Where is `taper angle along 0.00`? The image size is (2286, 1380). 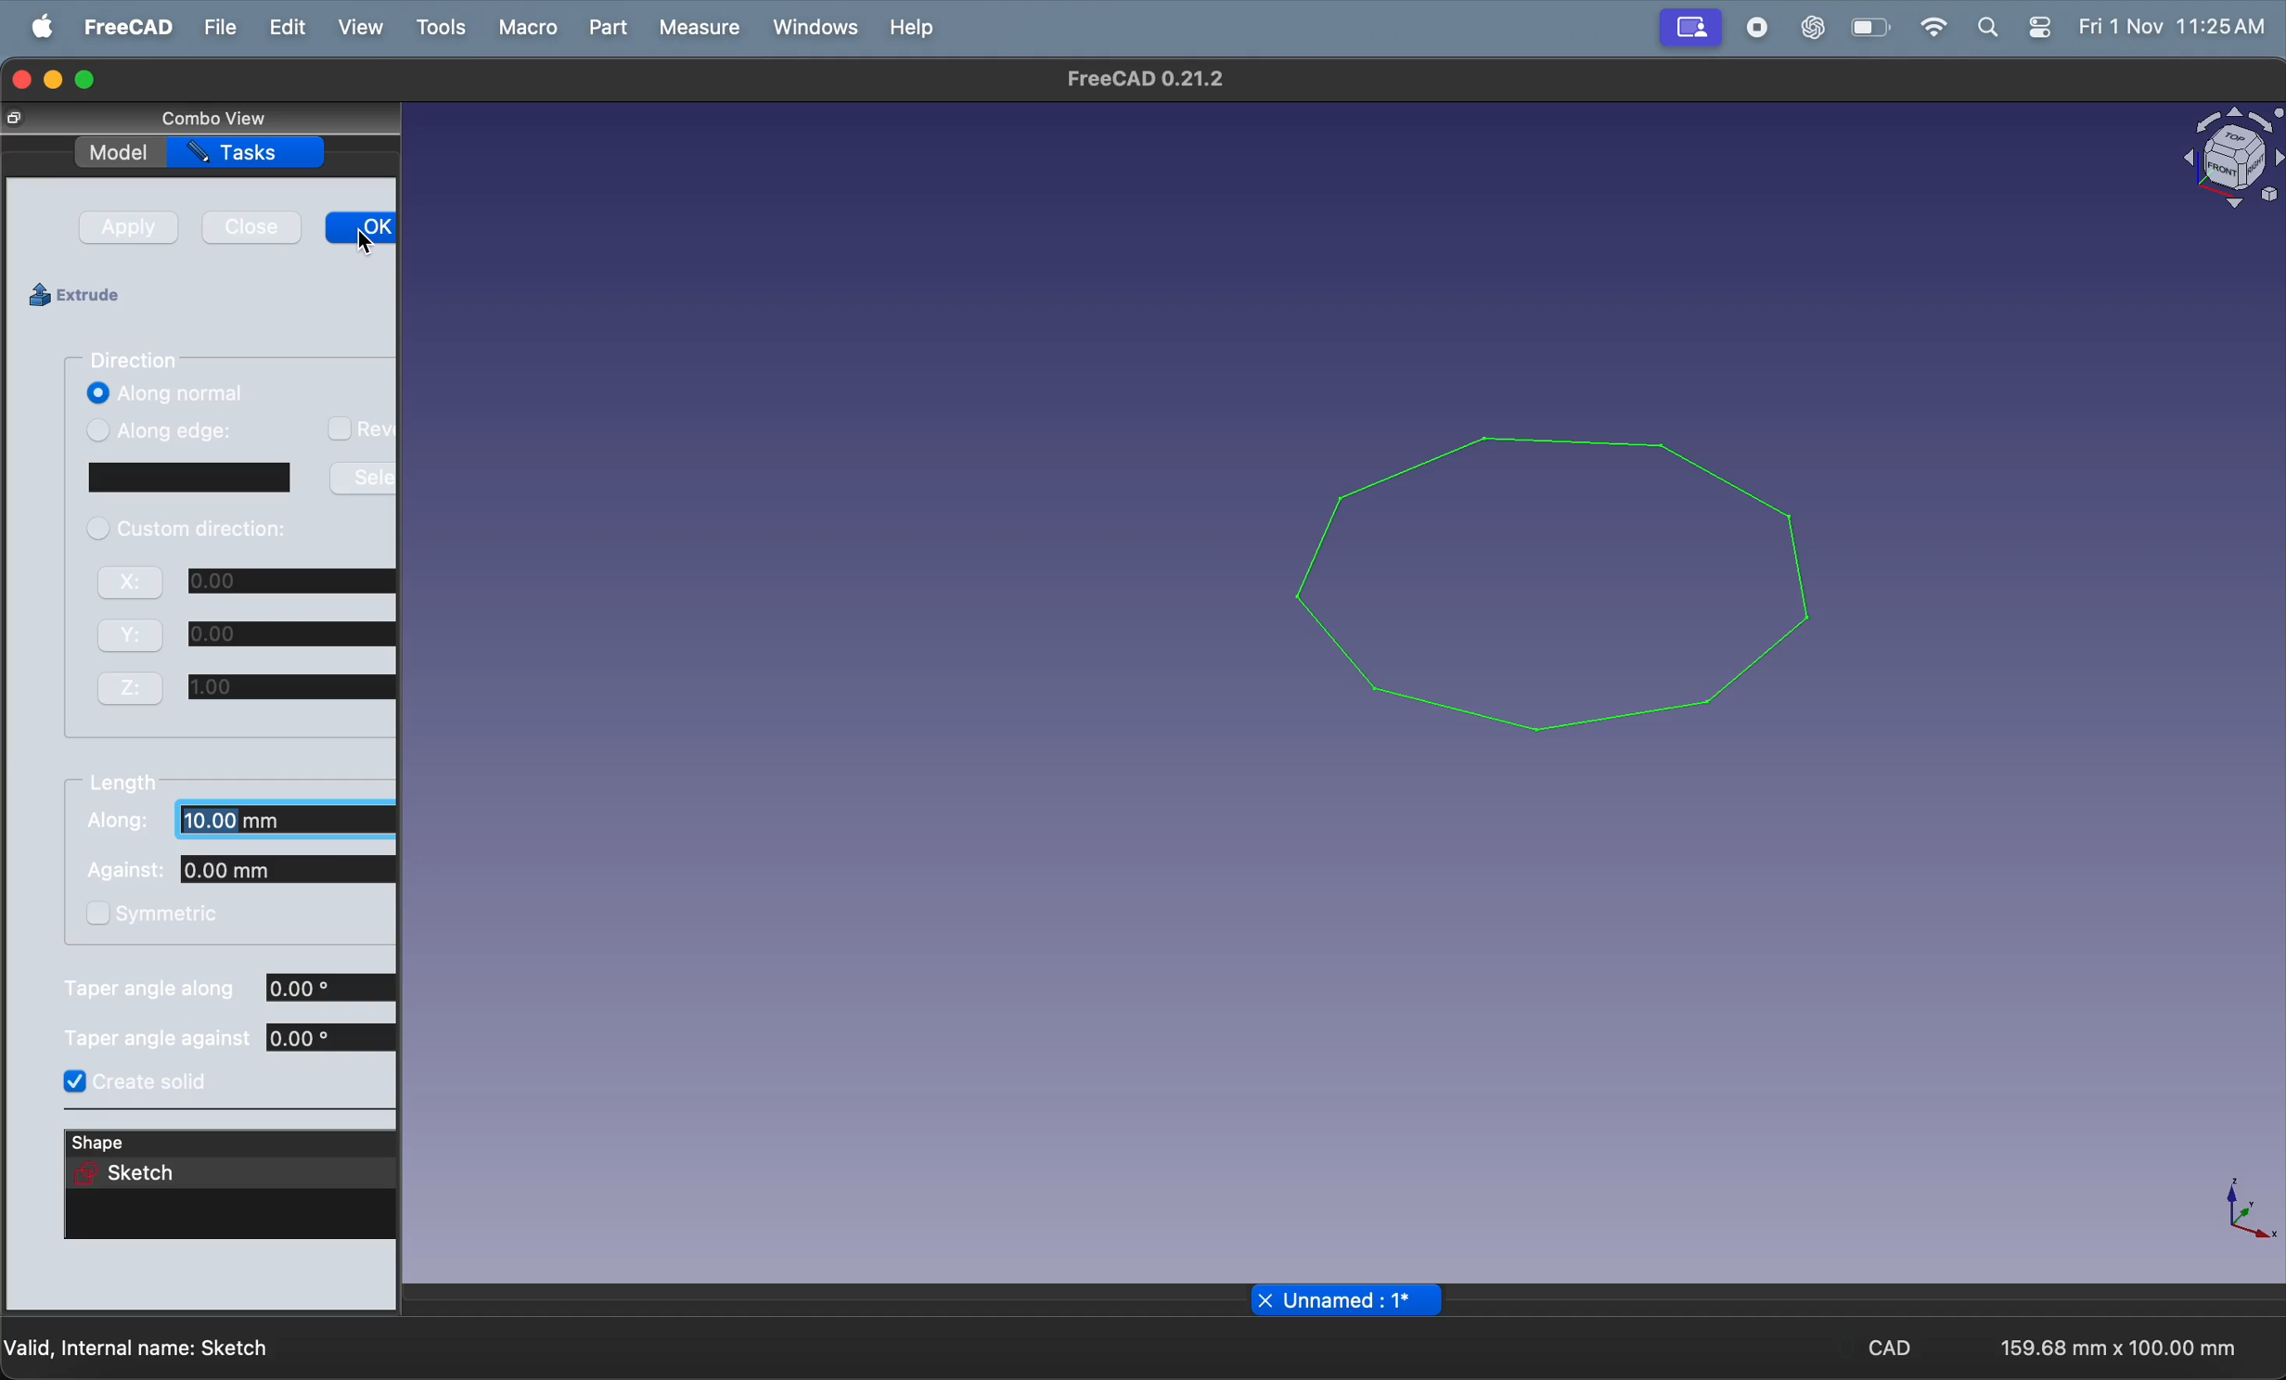 taper angle along 0.00 is located at coordinates (224, 988).